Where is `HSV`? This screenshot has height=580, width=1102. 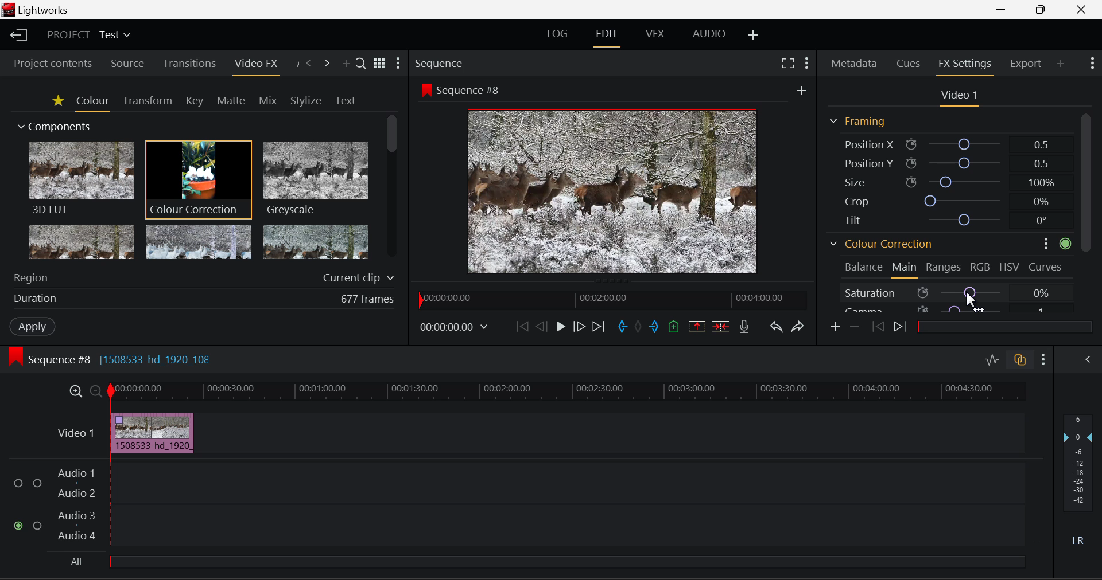 HSV is located at coordinates (1011, 267).